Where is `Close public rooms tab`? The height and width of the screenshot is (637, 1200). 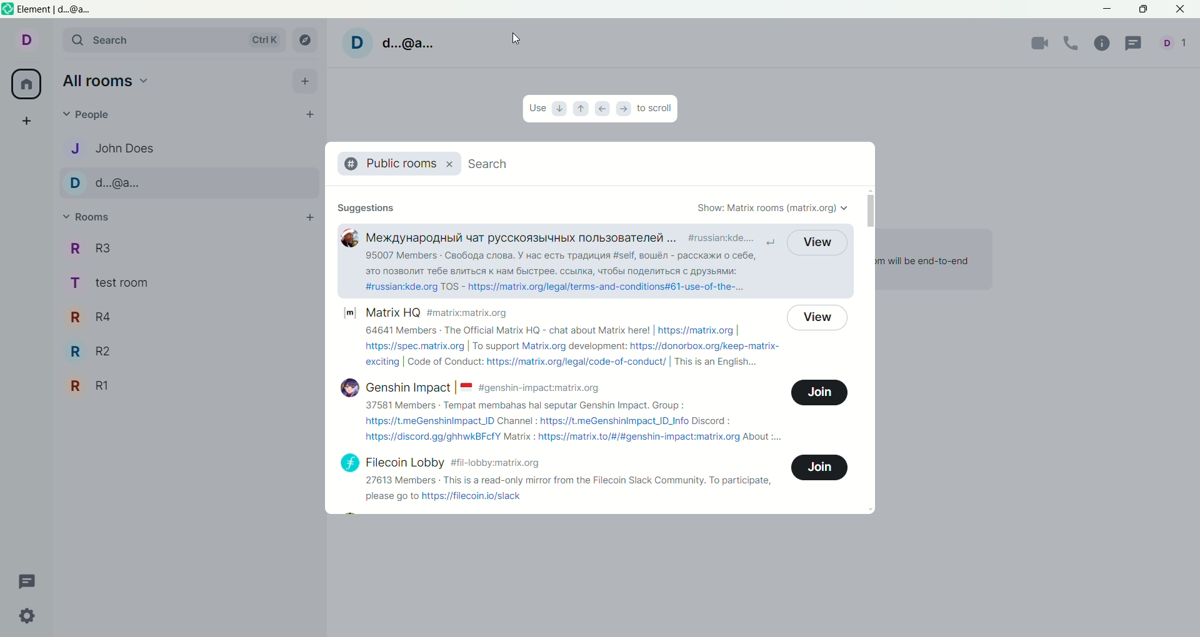 Close public rooms tab is located at coordinates (449, 164).